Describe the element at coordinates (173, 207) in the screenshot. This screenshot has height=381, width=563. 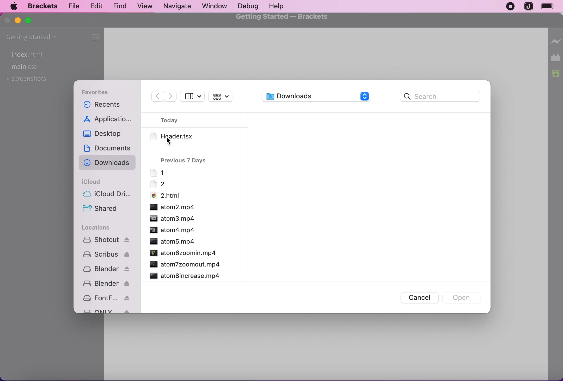
I see `atom2.mp4` at that location.